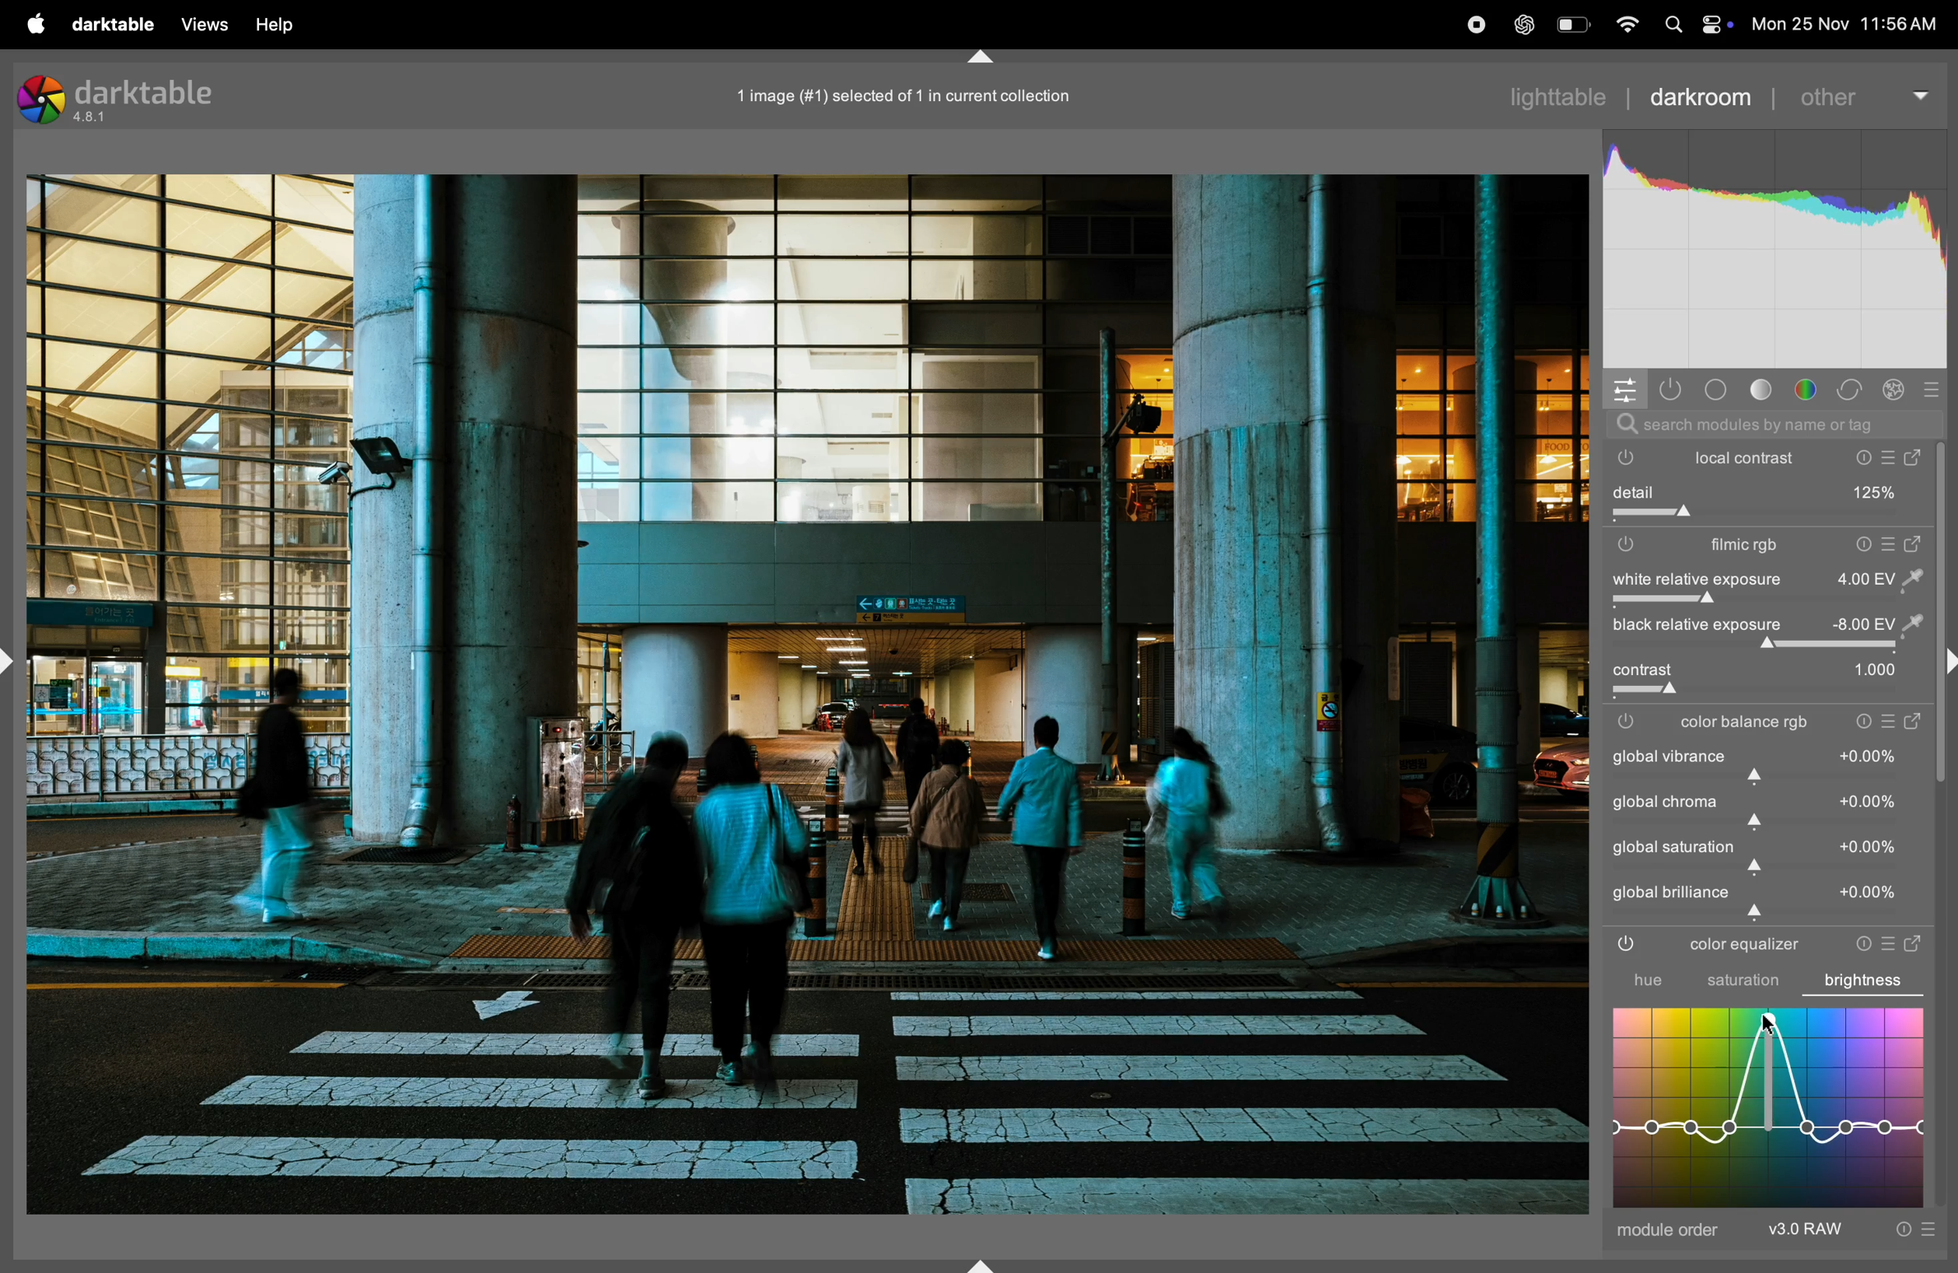  I want to click on value, so click(1870, 893).